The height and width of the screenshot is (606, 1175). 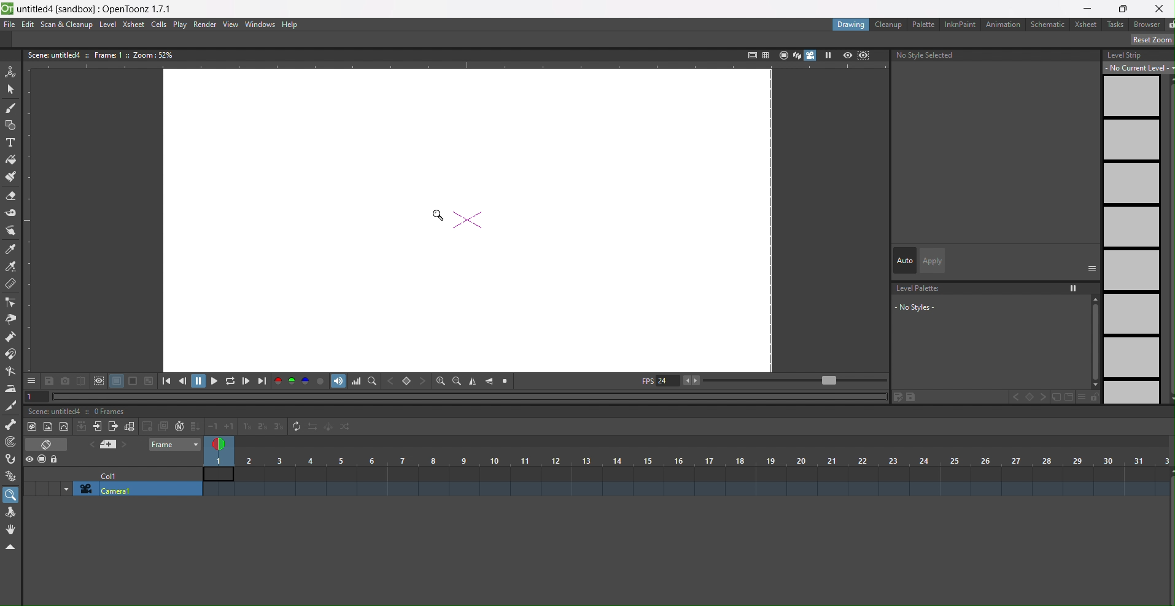 What do you see at coordinates (11, 285) in the screenshot?
I see `ruler tool` at bounding box center [11, 285].